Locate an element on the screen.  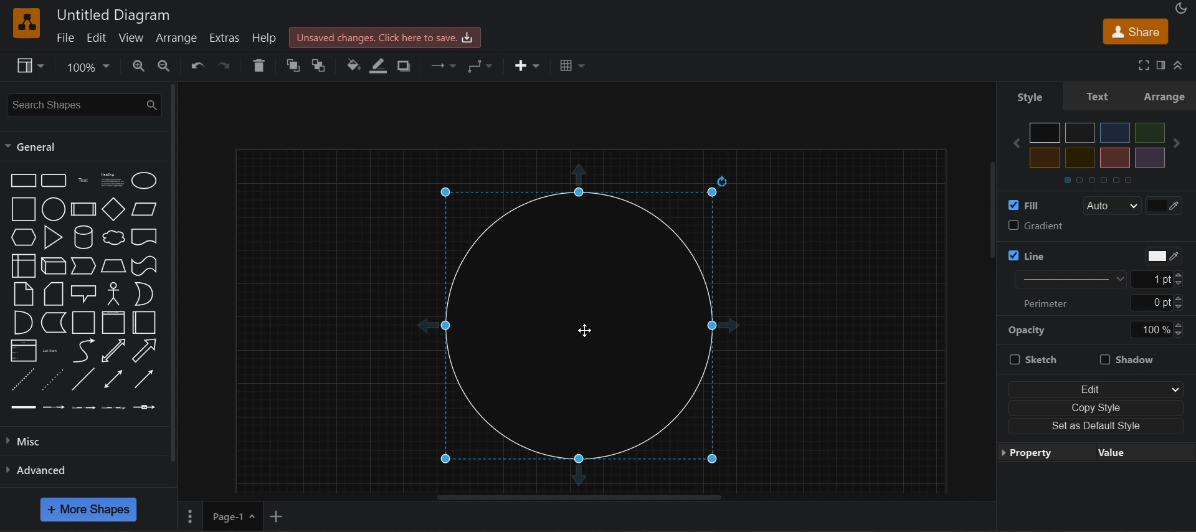
directional connector is located at coordinates (149, 379).